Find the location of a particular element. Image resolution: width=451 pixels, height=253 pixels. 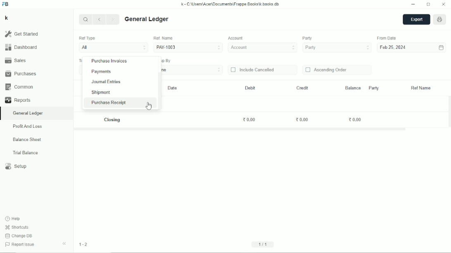

Payments is located at coordinates (102, 72).